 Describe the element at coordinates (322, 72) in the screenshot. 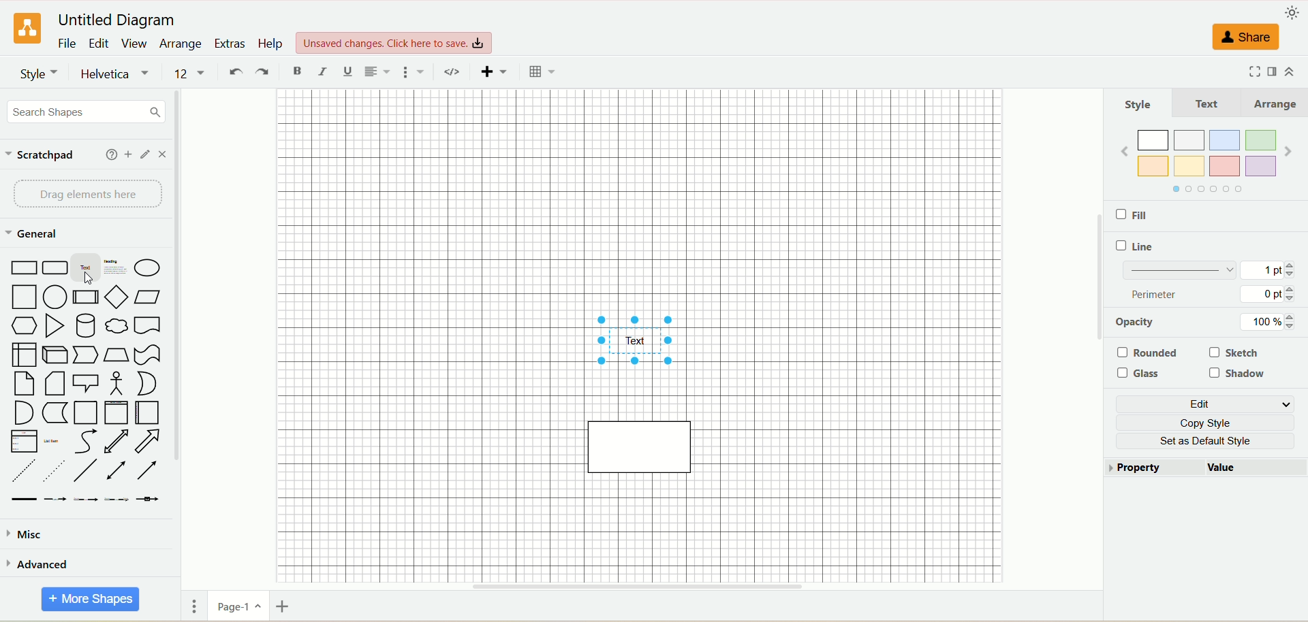

I see `text italic` at that location.